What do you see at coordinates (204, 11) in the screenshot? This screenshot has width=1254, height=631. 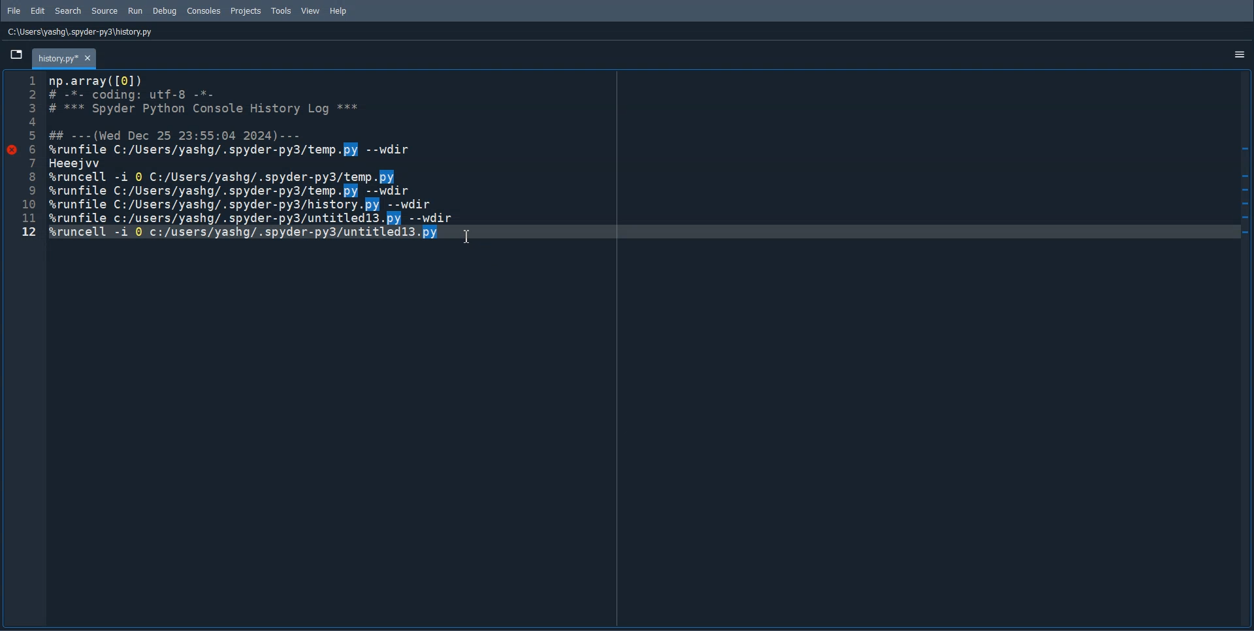 I see `Consoles` at bounding box center [204, 11].